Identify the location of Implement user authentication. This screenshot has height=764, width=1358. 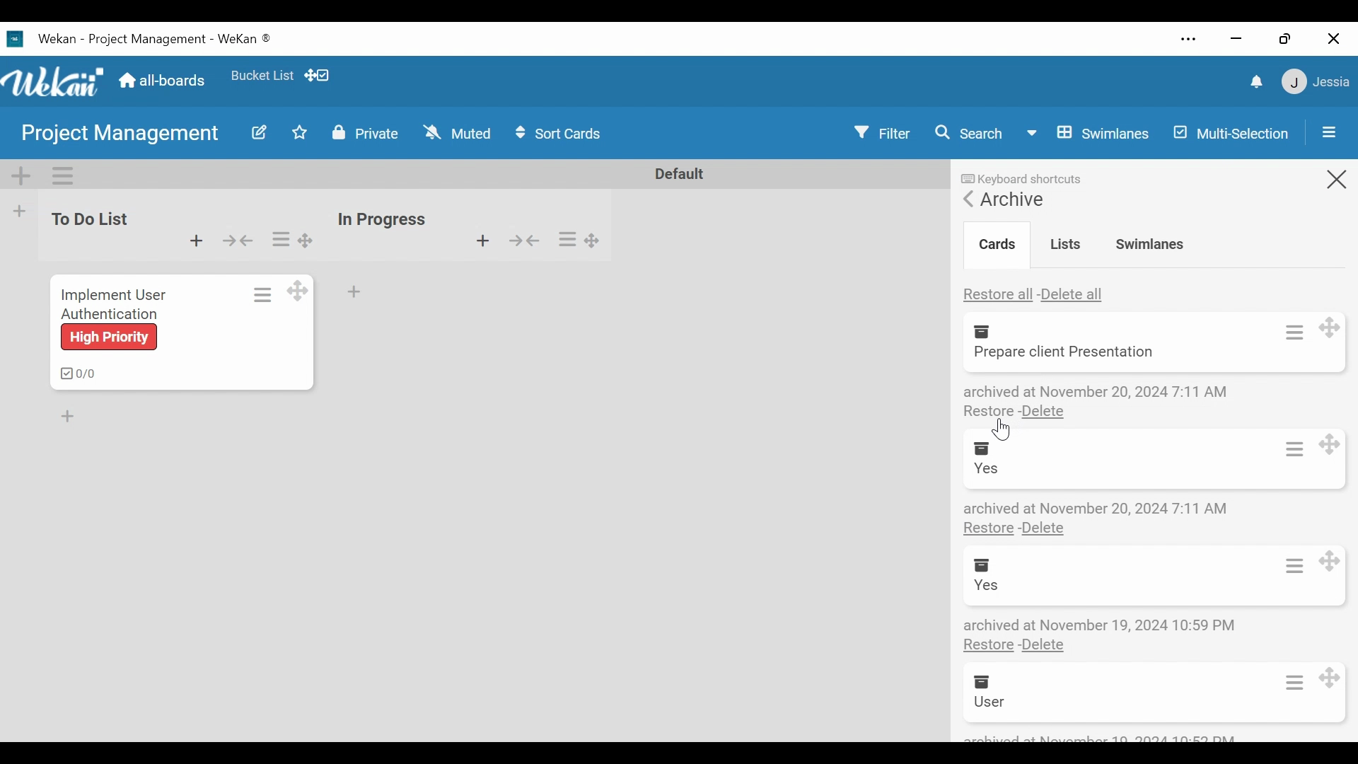
(112, 303).